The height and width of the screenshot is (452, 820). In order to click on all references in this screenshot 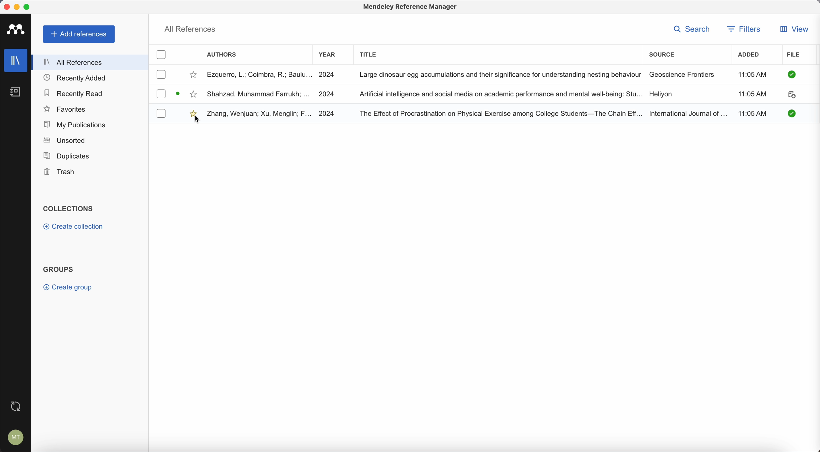, I will do `click(191, 29)`.